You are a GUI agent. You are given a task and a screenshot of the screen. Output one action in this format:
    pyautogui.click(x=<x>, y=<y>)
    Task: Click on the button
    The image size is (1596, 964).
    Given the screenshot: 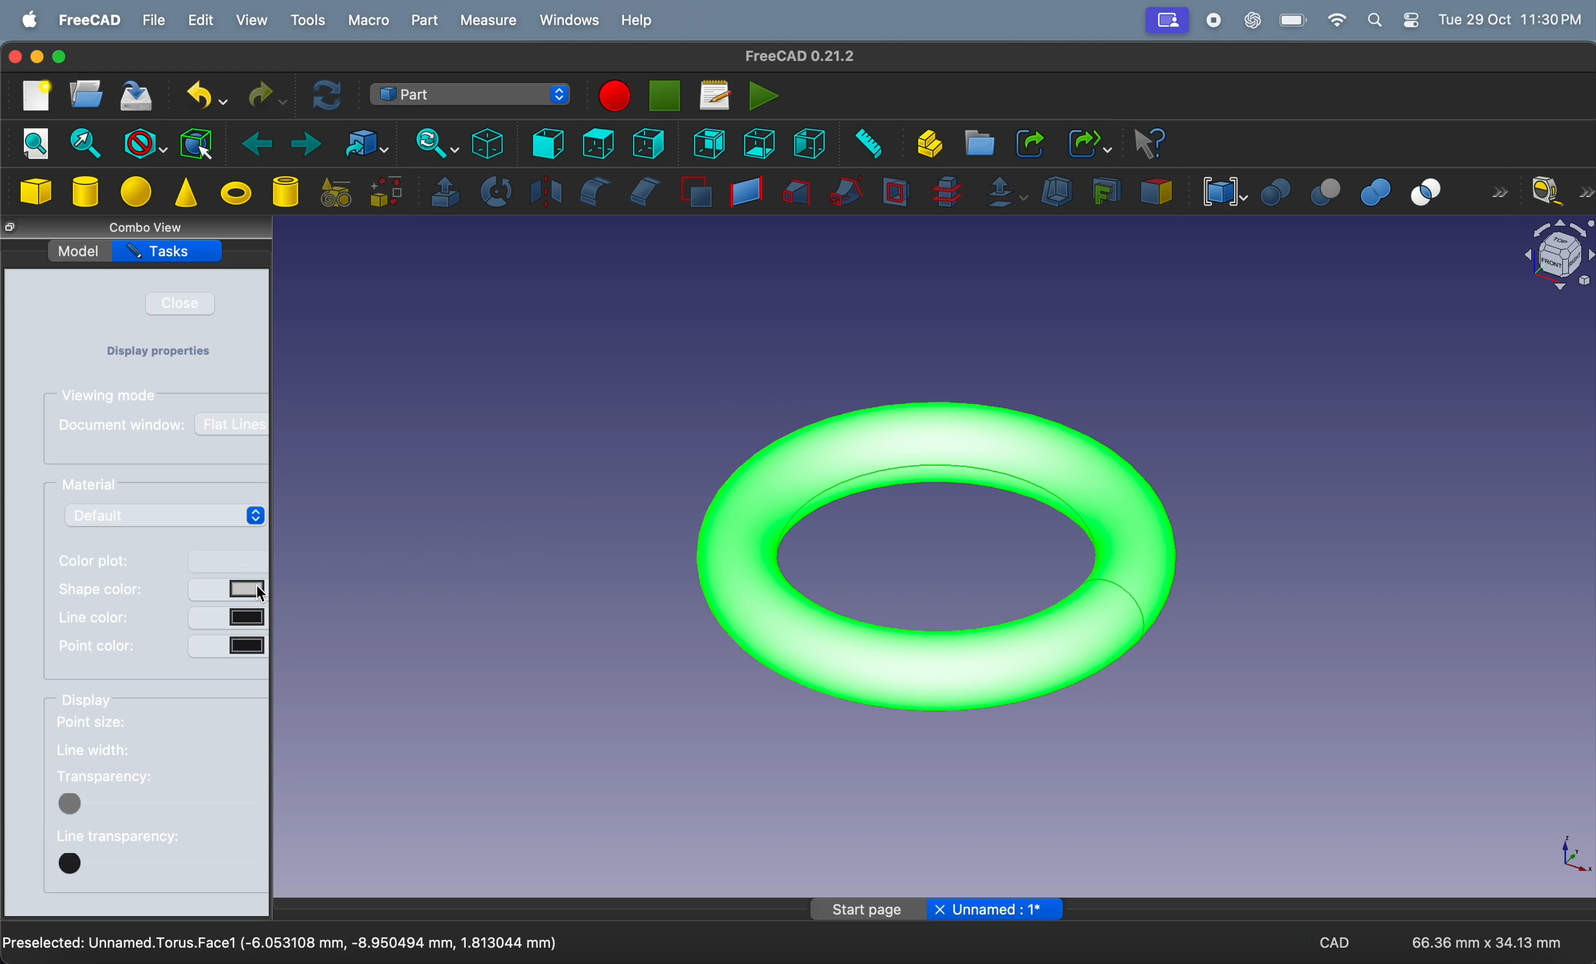 What is the action you would take?
    pyautogui.click(x=160, y=803)
    